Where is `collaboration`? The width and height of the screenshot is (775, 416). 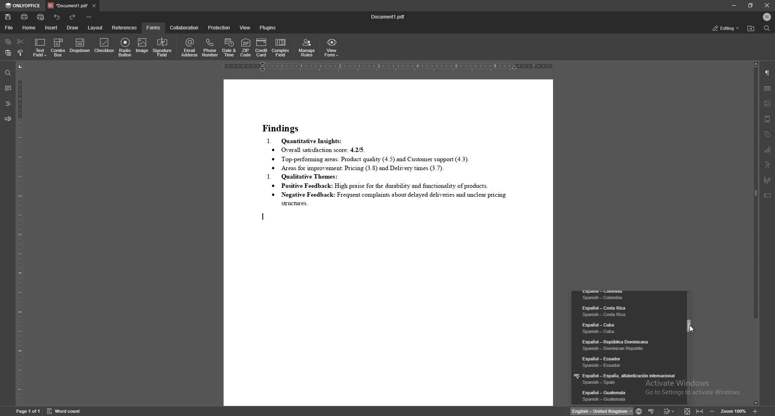
collaboration is located at coordinates (185, 28).